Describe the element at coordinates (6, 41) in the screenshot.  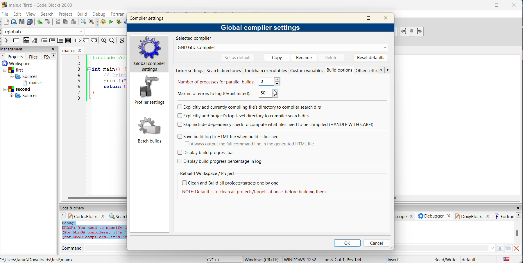
I see `select` at that location.